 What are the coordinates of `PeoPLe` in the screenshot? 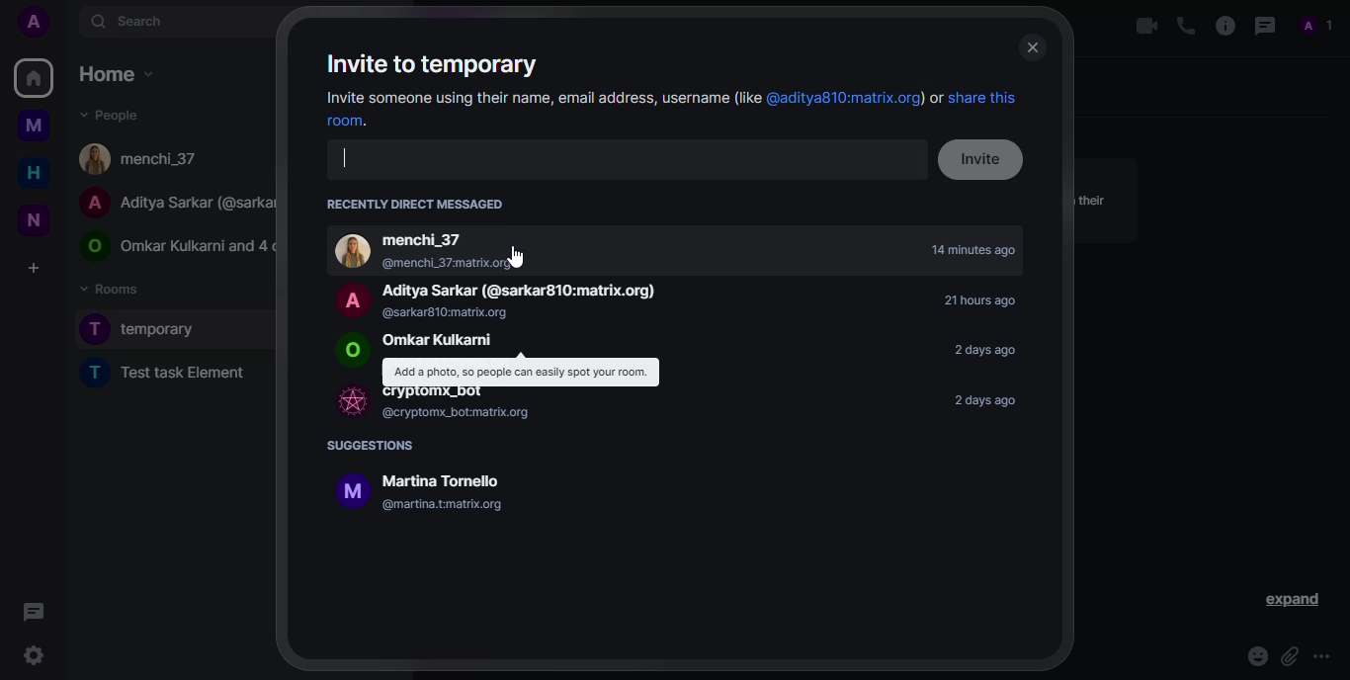 It's located at (172, 201).